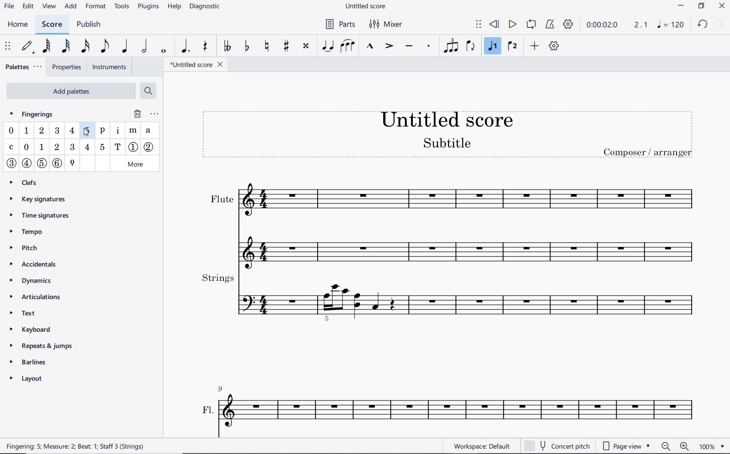 The width and height of the screenshot is (730, 454). Describe the element at coordinates (118, 147) in the screenshot. I see `LH GUITAR FINGERING T` at that location.